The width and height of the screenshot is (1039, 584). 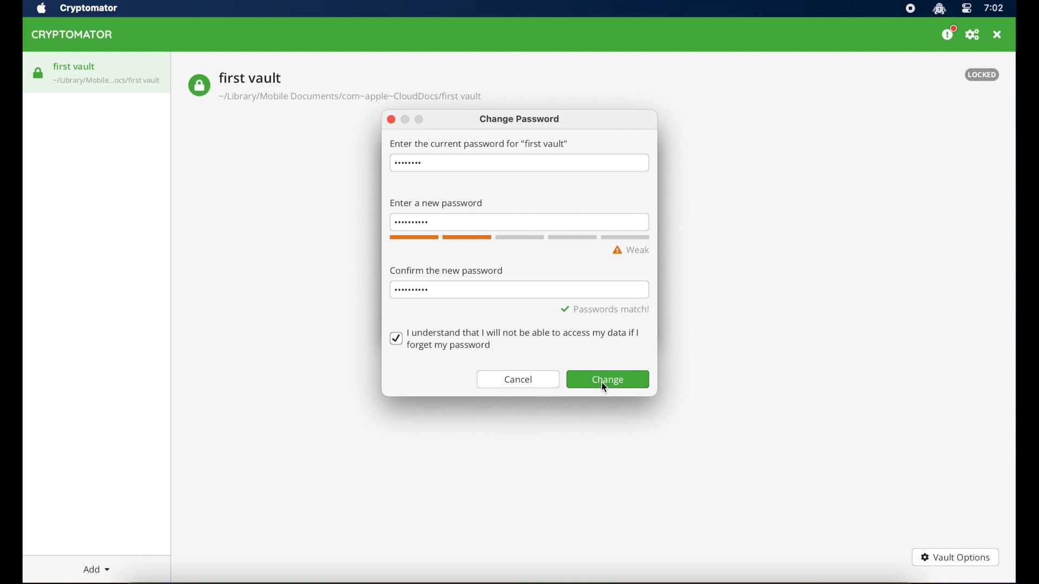 What do you see at coordinates (395, 338) in the screenshot?
I see `checkmark` at bounding box center [395, 338].